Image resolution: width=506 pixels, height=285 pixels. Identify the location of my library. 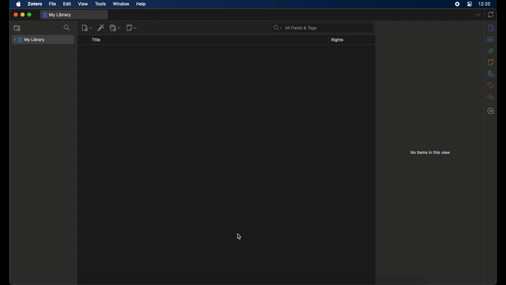
(57, 15).